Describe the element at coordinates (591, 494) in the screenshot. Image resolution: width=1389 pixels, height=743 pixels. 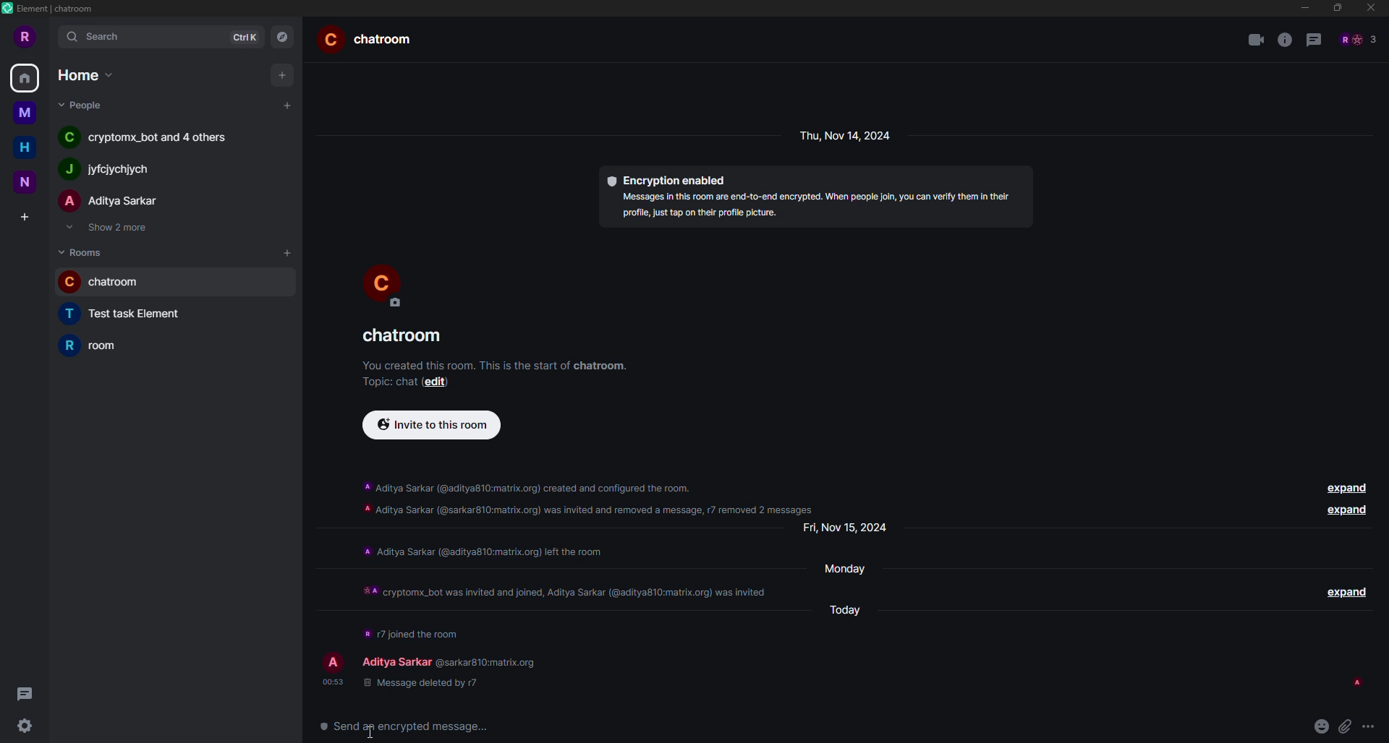
I see `info` at that location.